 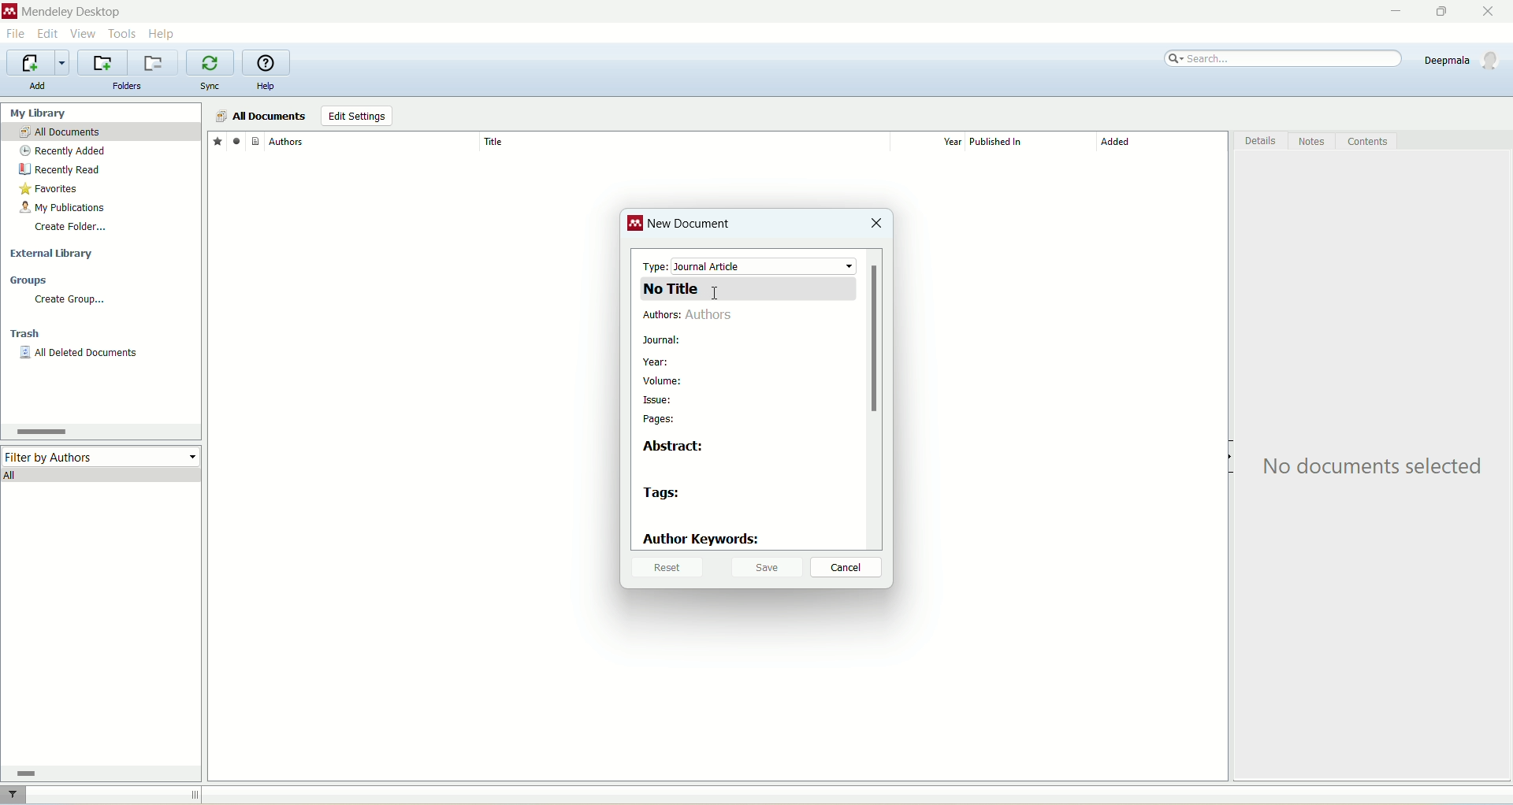 I want to click on details, so click(x=1262, y=143).